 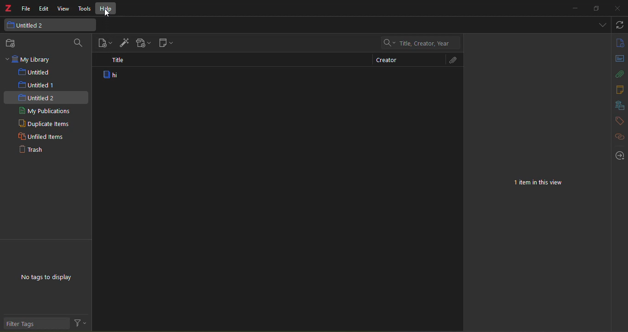 I want to click on info, so click(x=620, y=43).